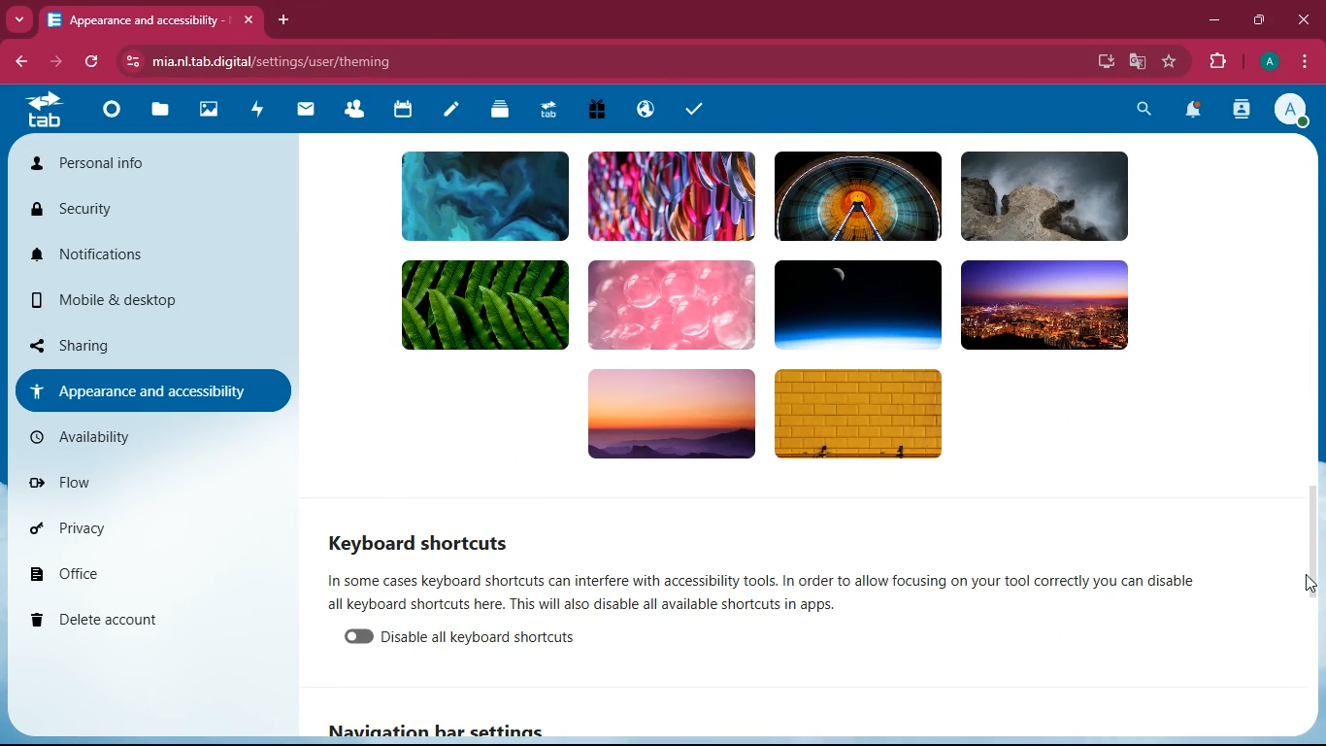  I want to click on scroll bar, so click(1309, 550).